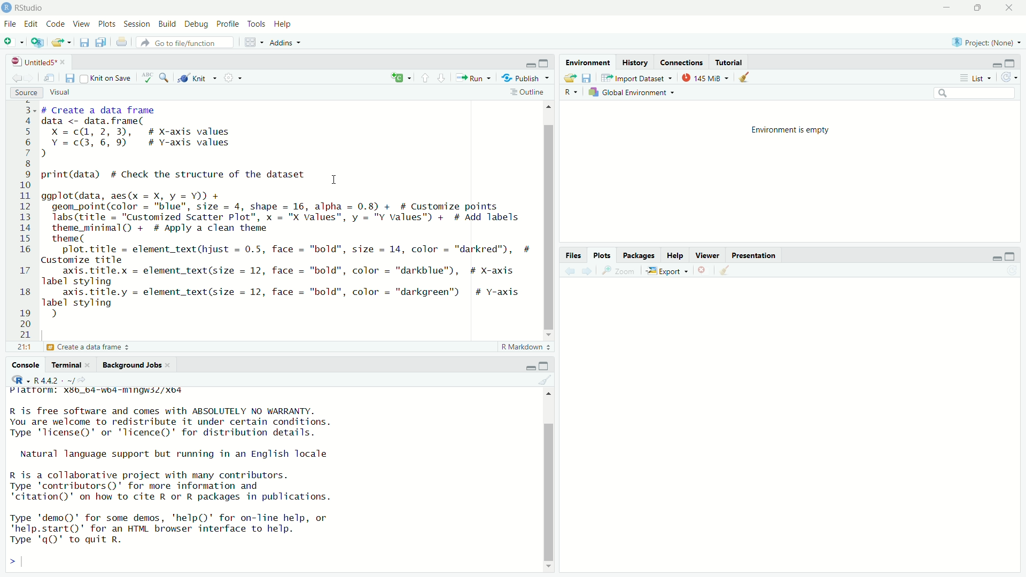 This screenshot has height=577, width=1026. What do you see at coordinates (1011, 257) in the screenshot?
I see `Maximize` at bounding box center [1011, 257].